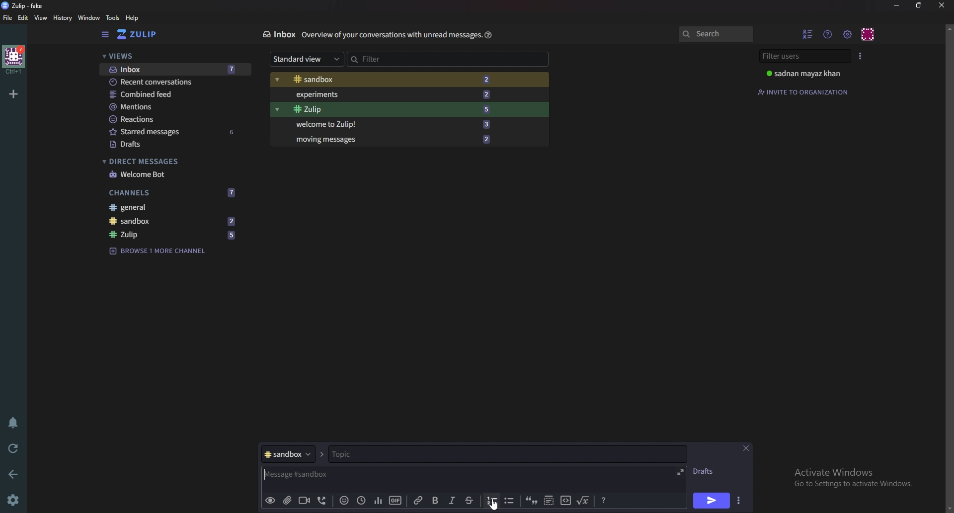  What do you see at coordinates (176, 94) in the screenshot?
I see `Combine feed` at bounding box center [176, 94].